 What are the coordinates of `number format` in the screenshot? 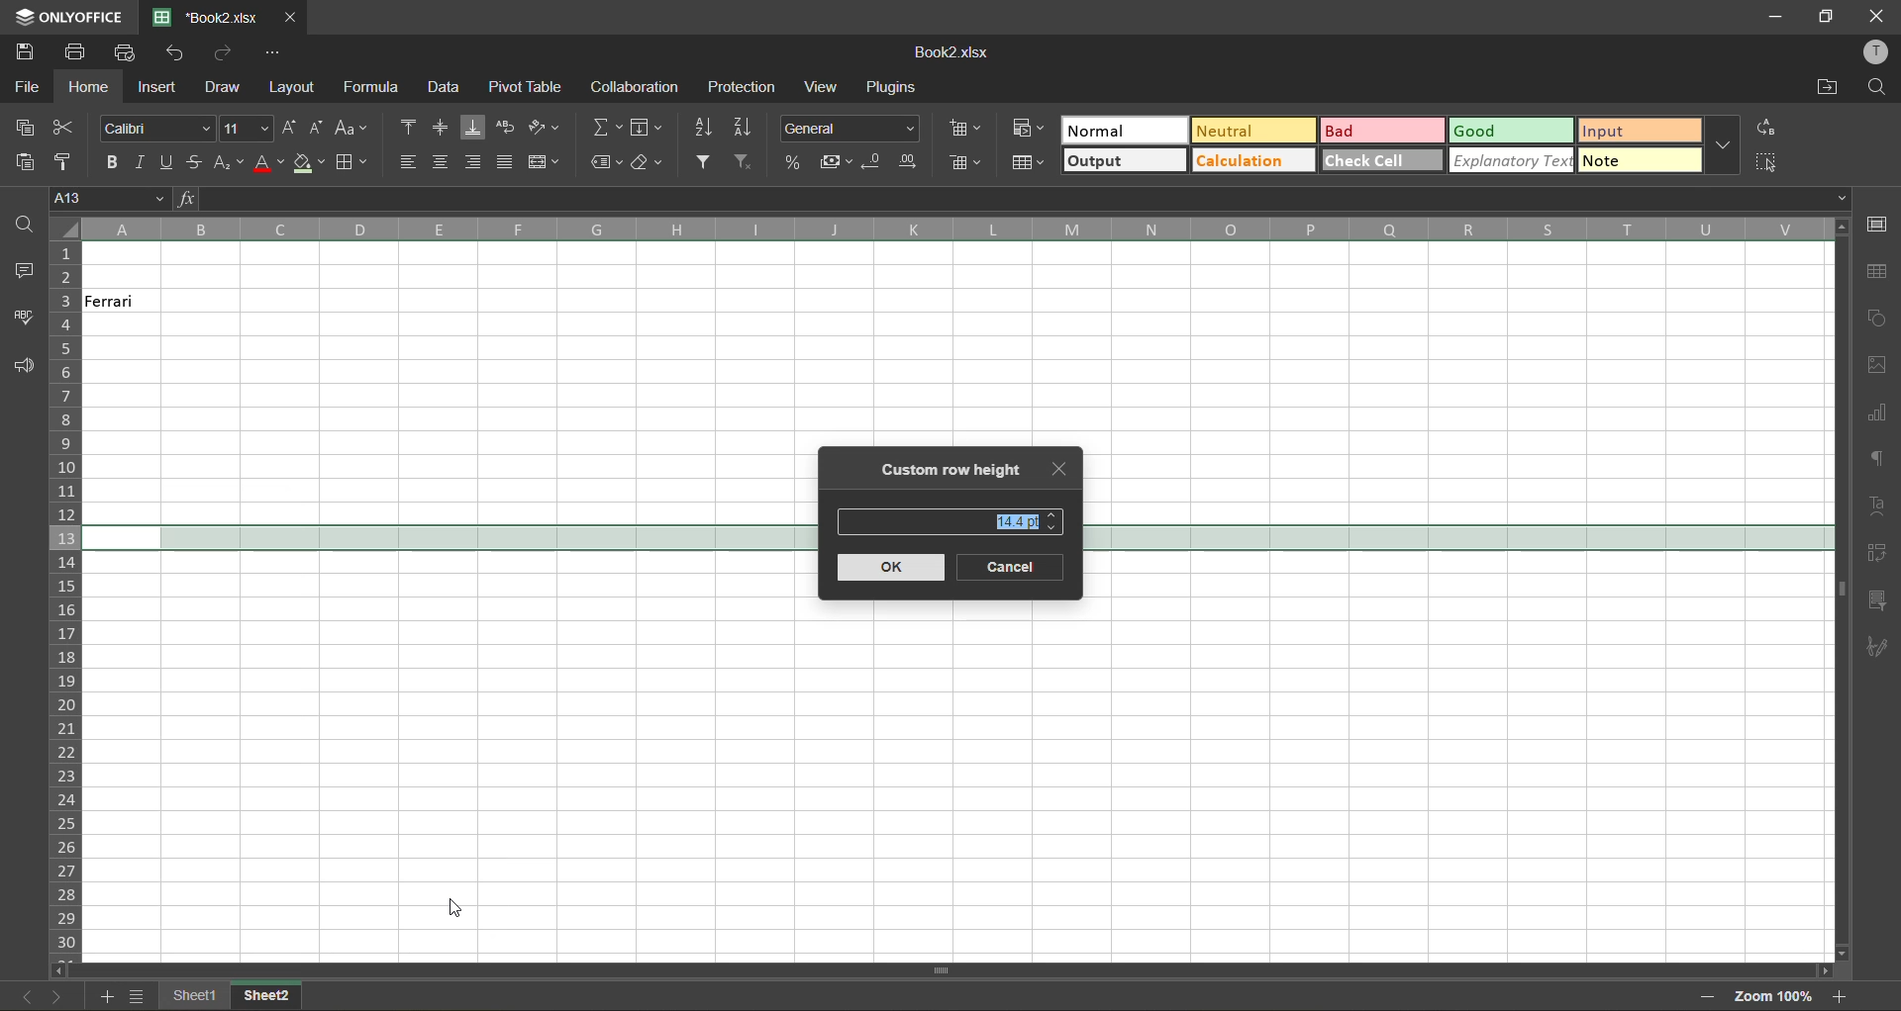 It's located at (849, 130).